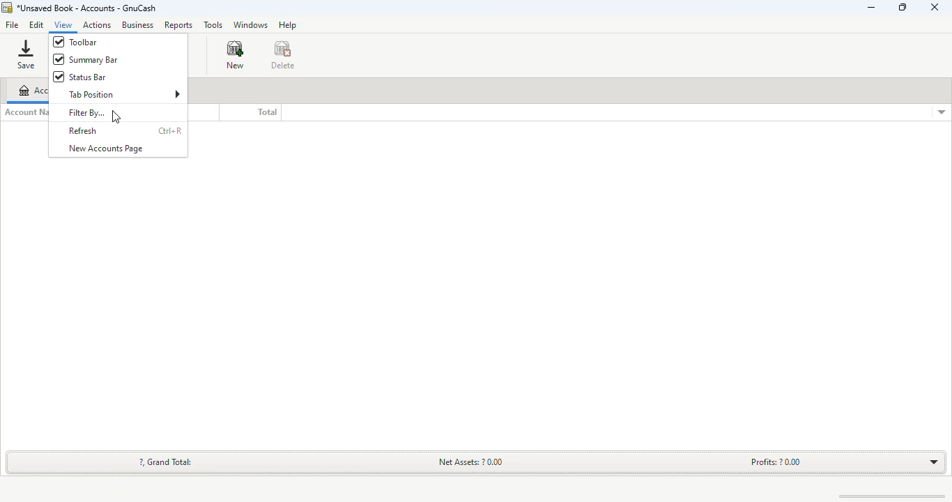 The width and height of the screenshot is (952, 502). Describe the element at coordinates (472, 461) in the screenshot. I see `net assets: ? 0.00` at that location.